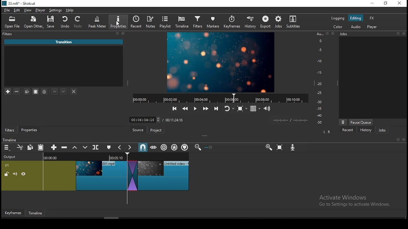 Image resolution: width=408 pixels, height=229 pixels. Describe the element at coordinates (211, 148) in the screenshot. I see `` at that location.